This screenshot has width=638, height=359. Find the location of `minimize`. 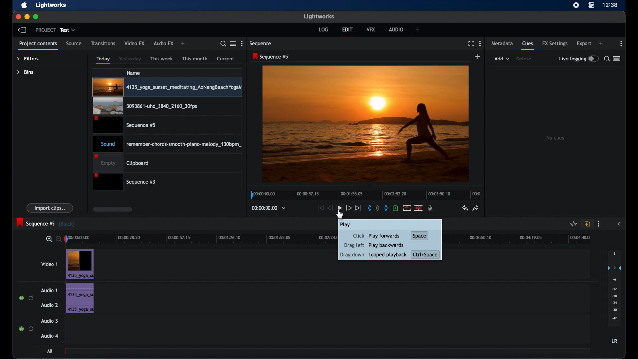

minimize is located at coordinates (27, 17).